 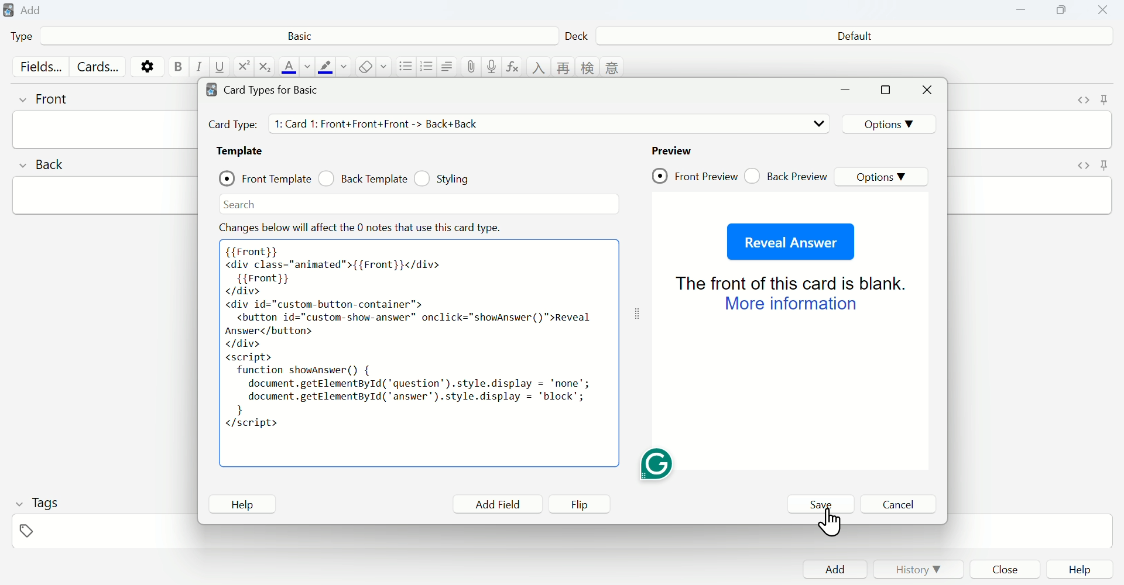 What do you see at coordinates (588, 67) in the screenshot?
I see `language` at bounding box center [588, 67].